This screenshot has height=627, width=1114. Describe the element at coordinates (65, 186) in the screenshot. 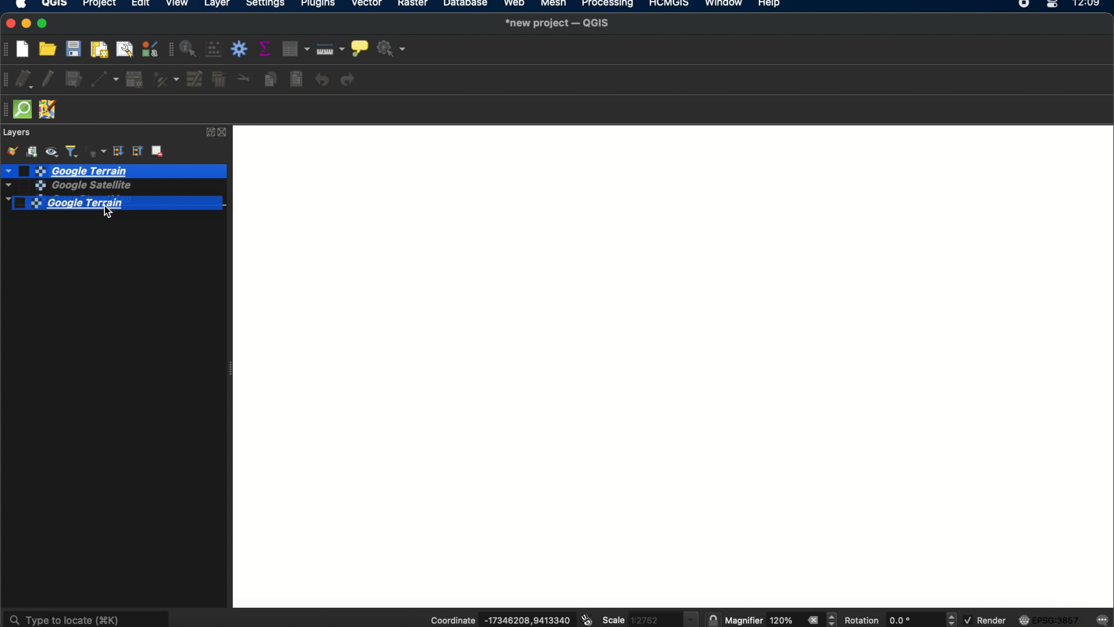

I see `google satellite` at that location.